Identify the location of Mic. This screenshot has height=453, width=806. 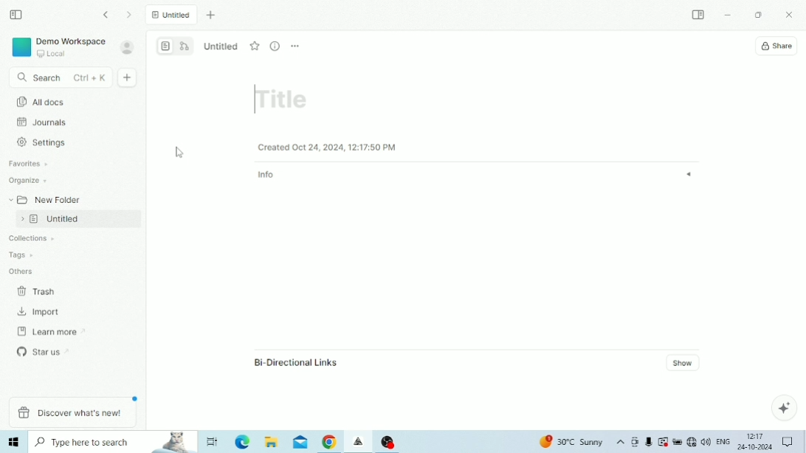
(648, 443).